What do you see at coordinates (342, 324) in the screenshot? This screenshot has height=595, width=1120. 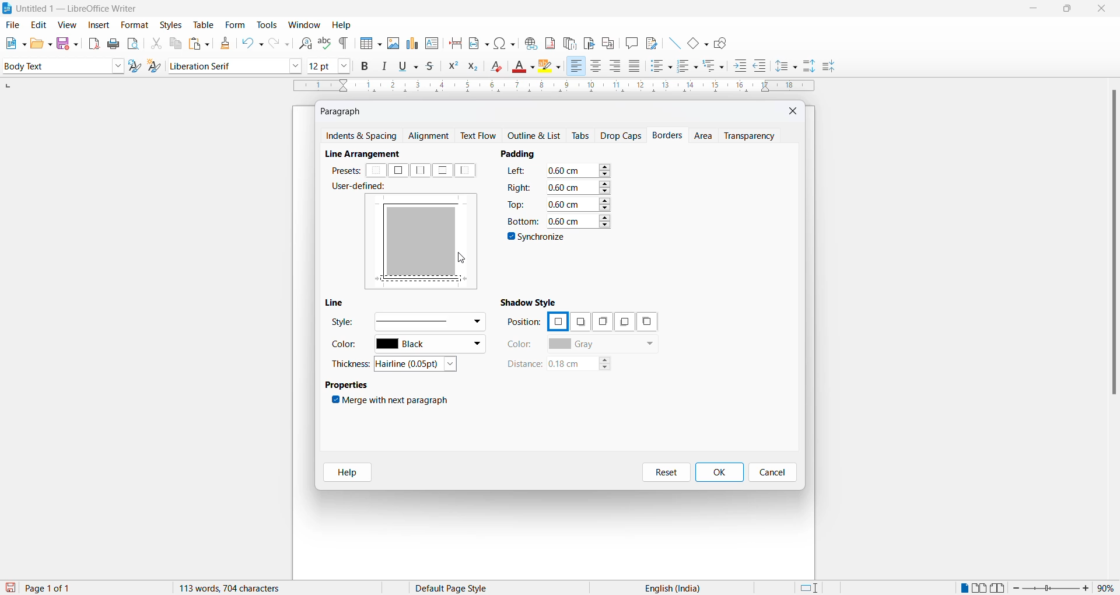 I see `syle` at bounding box center [342, 324].